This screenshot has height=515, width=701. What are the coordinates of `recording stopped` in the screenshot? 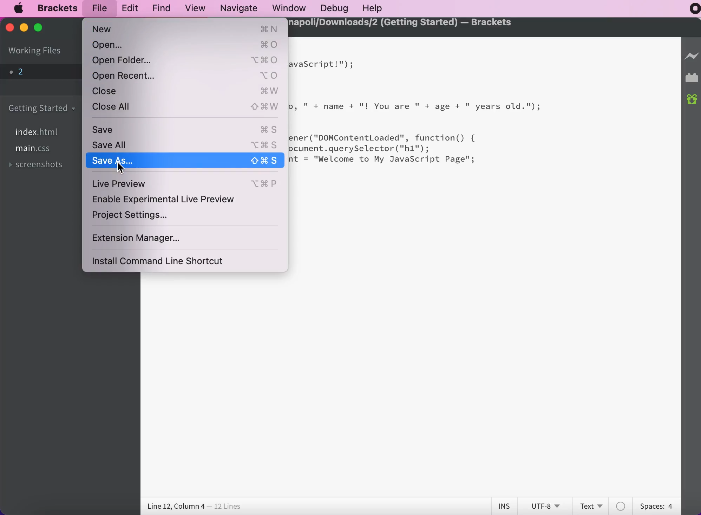 It's located at (691, 11).